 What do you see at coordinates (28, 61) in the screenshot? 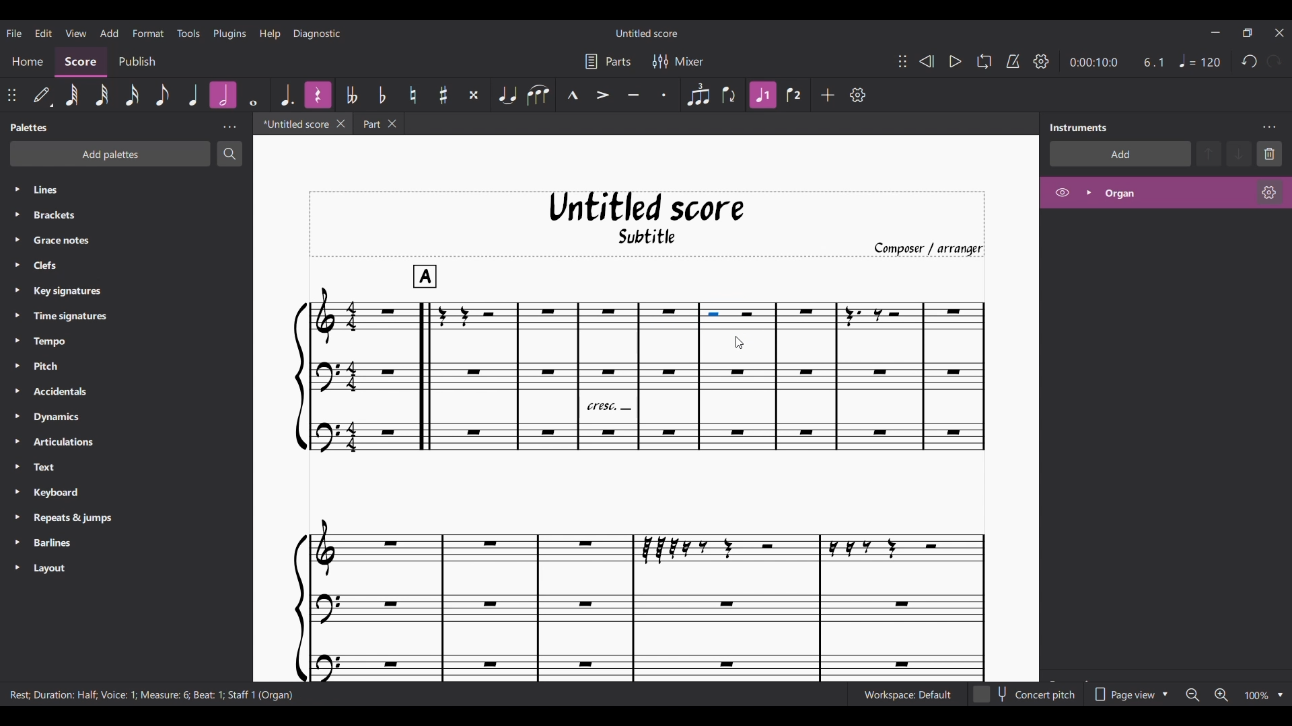
I see `Home section` at bounding box center [28, 61].